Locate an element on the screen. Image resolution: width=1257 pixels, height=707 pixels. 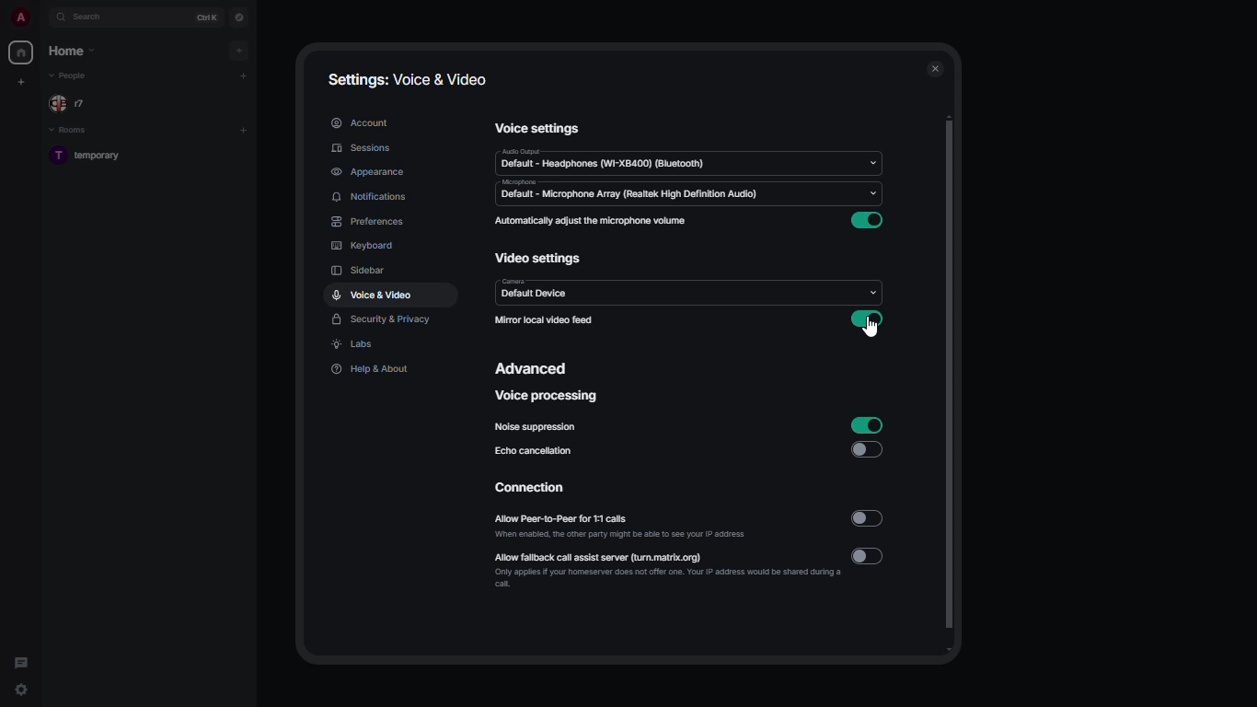
home is located at coordinates (74, 51).